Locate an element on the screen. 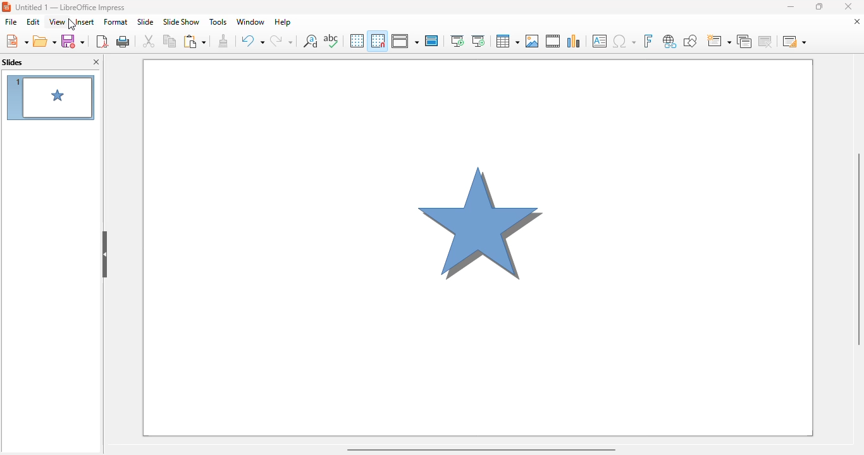 The width and height of the screenshot is (864, 455). show draw functions is located at coordinates (690, 42).